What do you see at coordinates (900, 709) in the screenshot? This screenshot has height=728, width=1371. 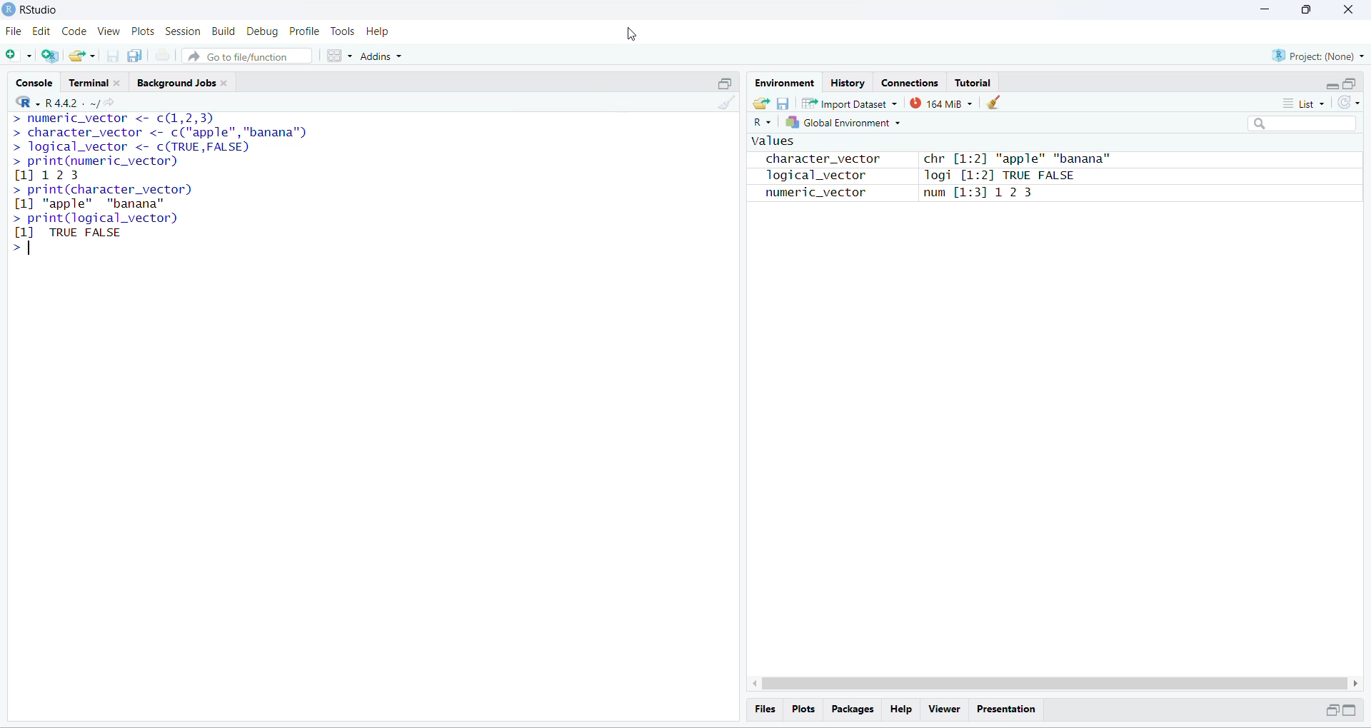 I see `Help` at bounding box center [900, 709].